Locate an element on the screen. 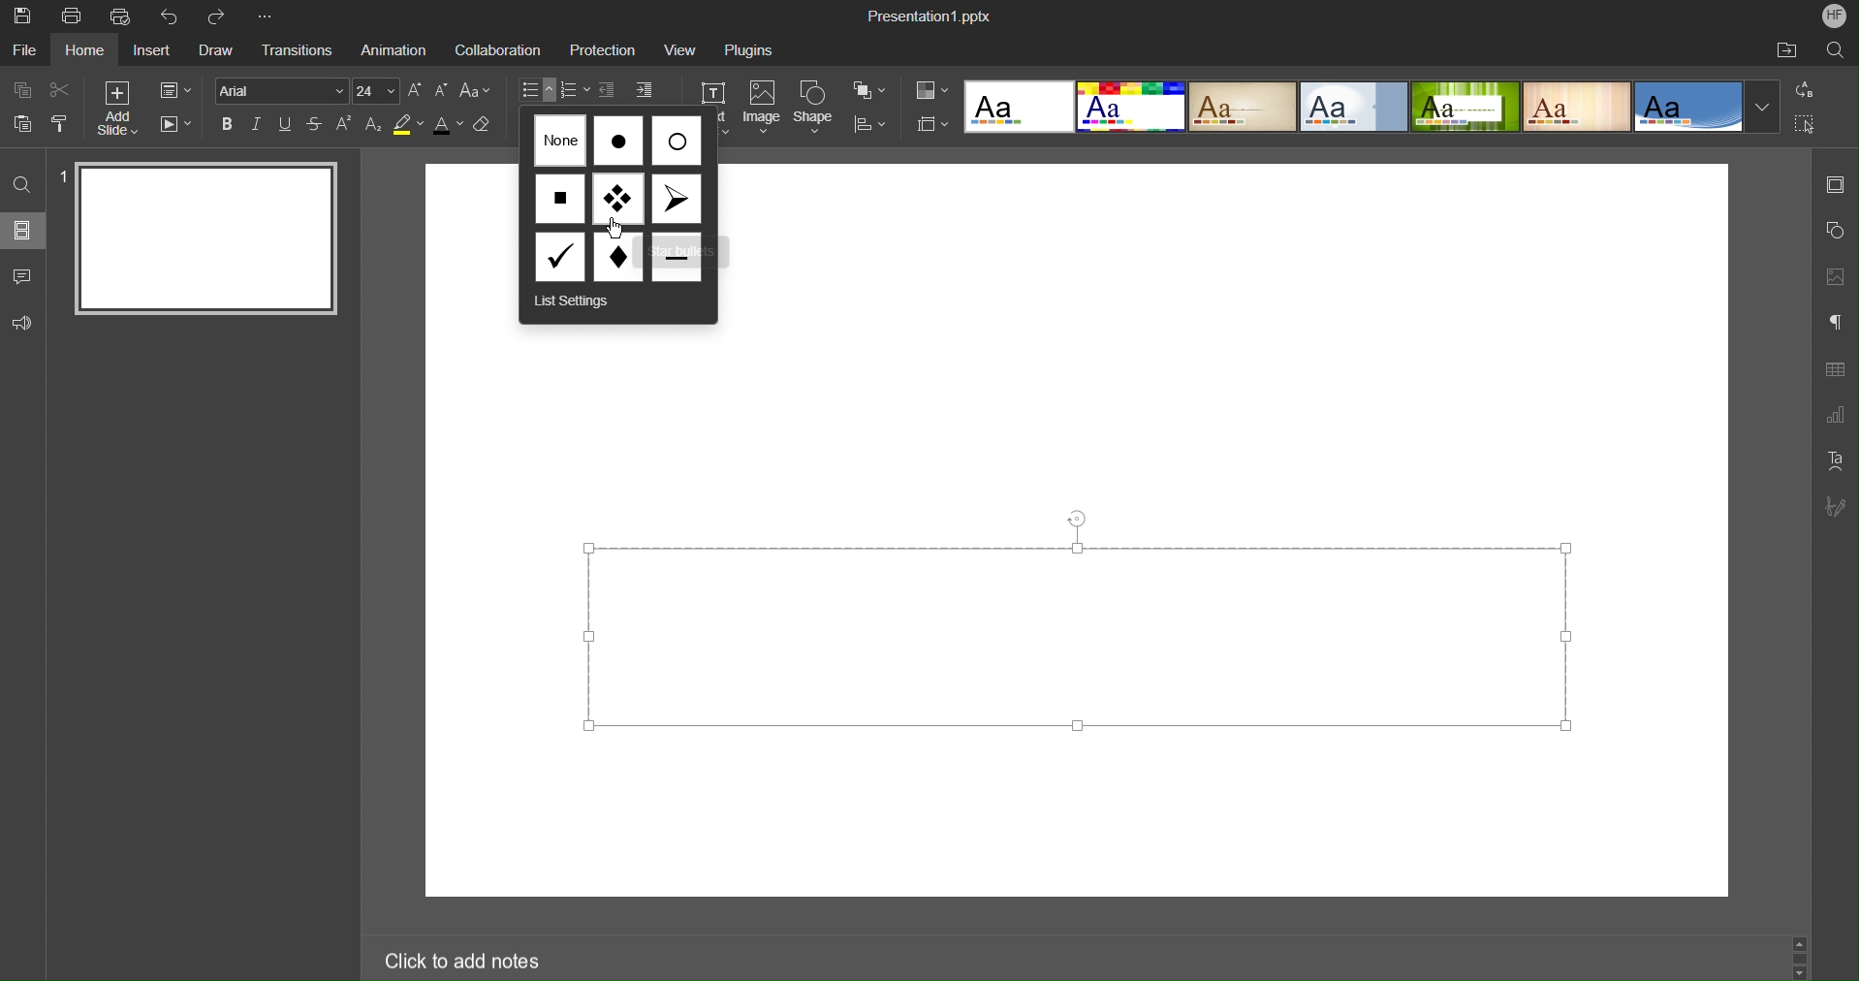 This screenshot has width=1859, height=981. Template is located at coordinates (1016, 108).